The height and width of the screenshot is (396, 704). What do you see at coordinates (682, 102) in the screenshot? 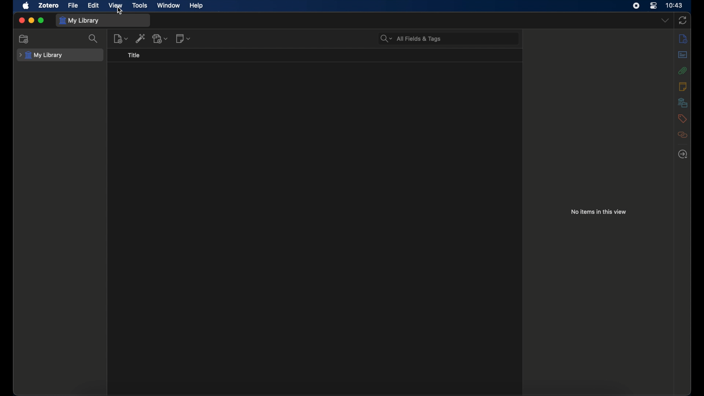
I see `libraries` at bounding box center [682, 102].